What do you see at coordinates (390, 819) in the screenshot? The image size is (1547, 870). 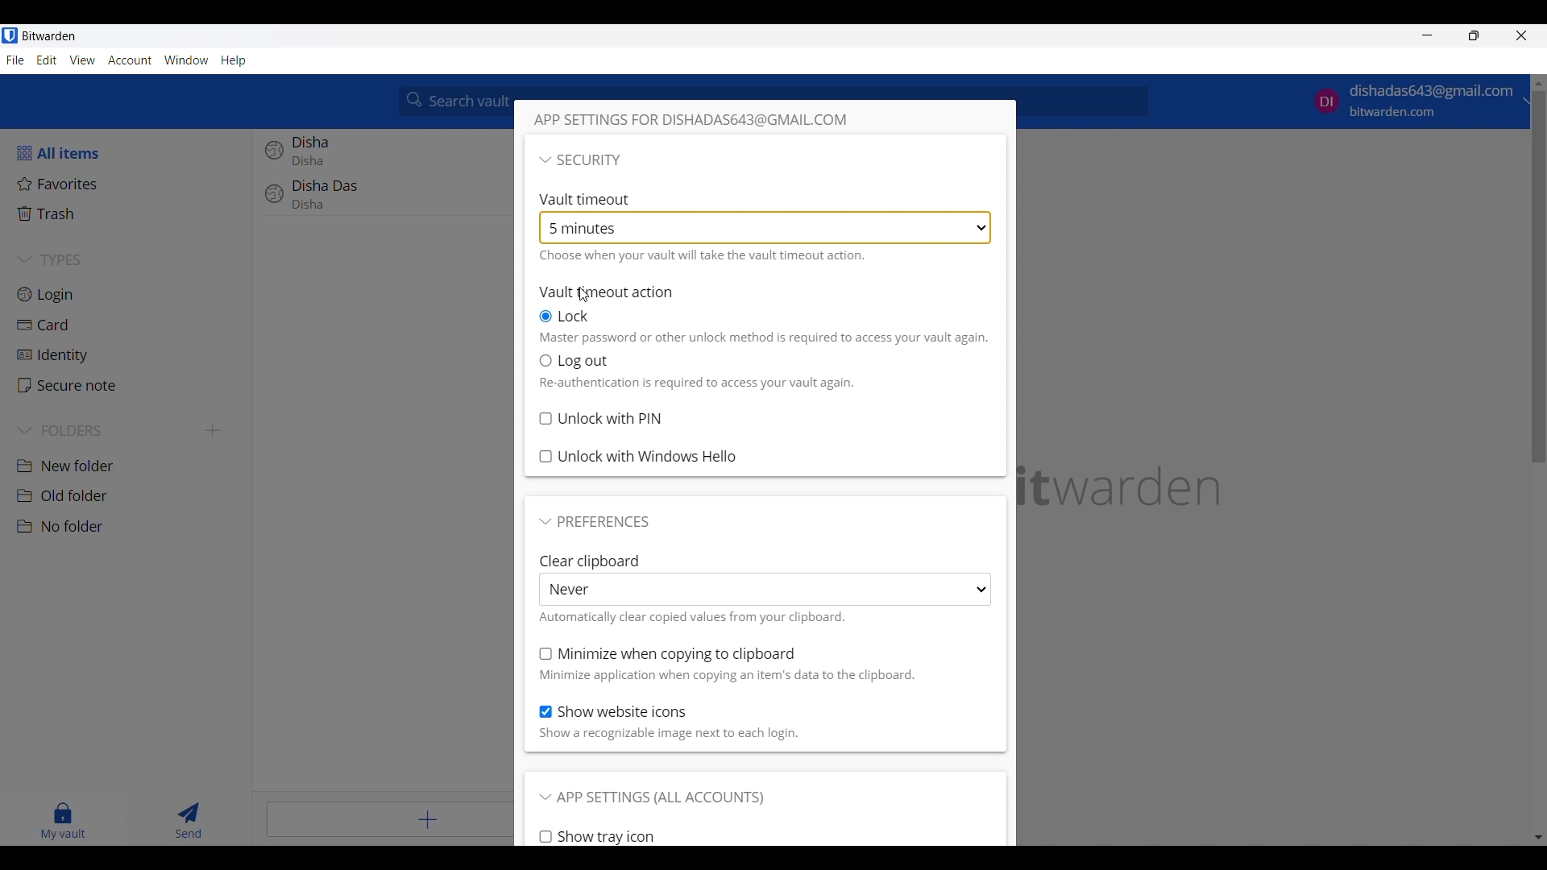 I see `Add item` at bounding box center [390, 819].